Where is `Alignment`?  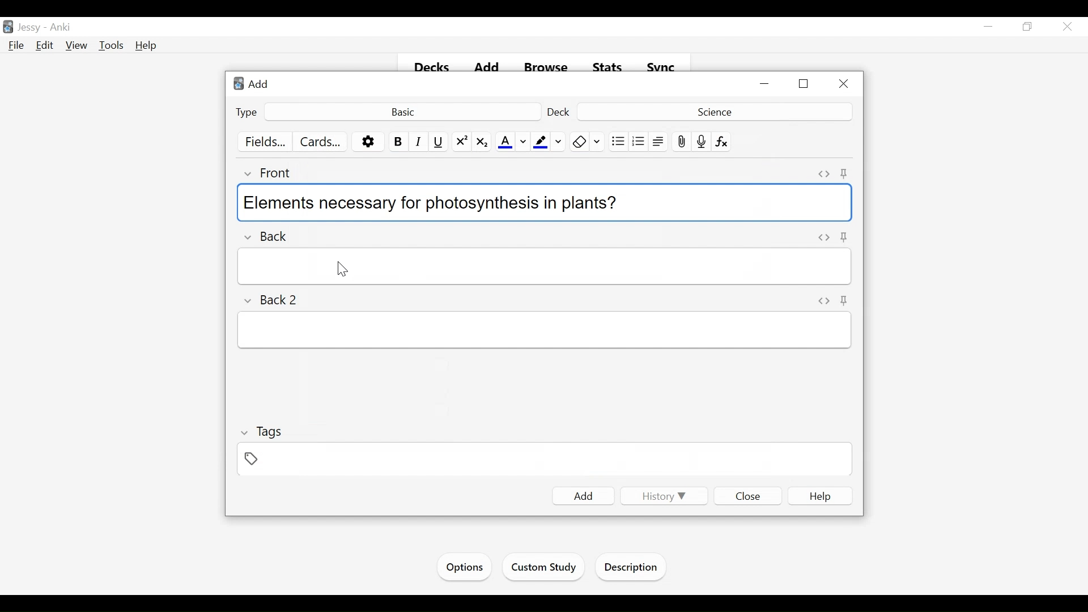
Alignment is located at coordinates (658, 142).